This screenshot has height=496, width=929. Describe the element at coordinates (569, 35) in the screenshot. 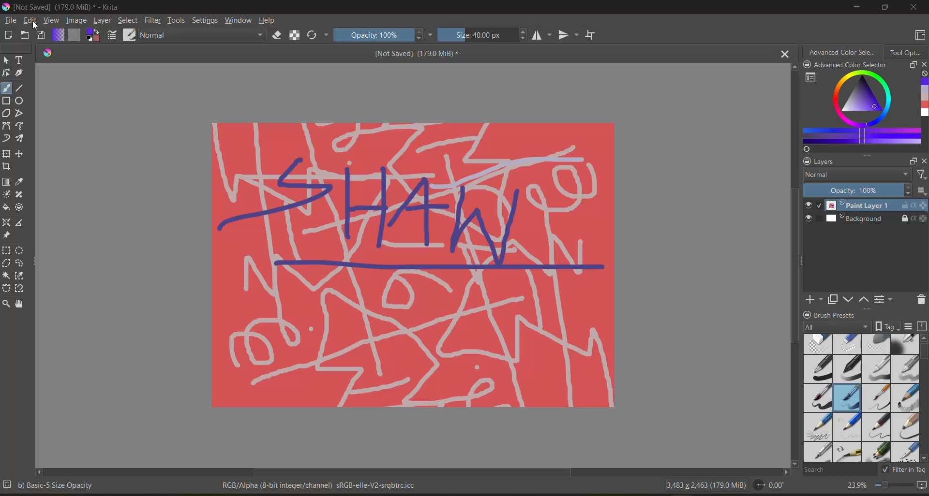

I see `flip vertically` at that location.